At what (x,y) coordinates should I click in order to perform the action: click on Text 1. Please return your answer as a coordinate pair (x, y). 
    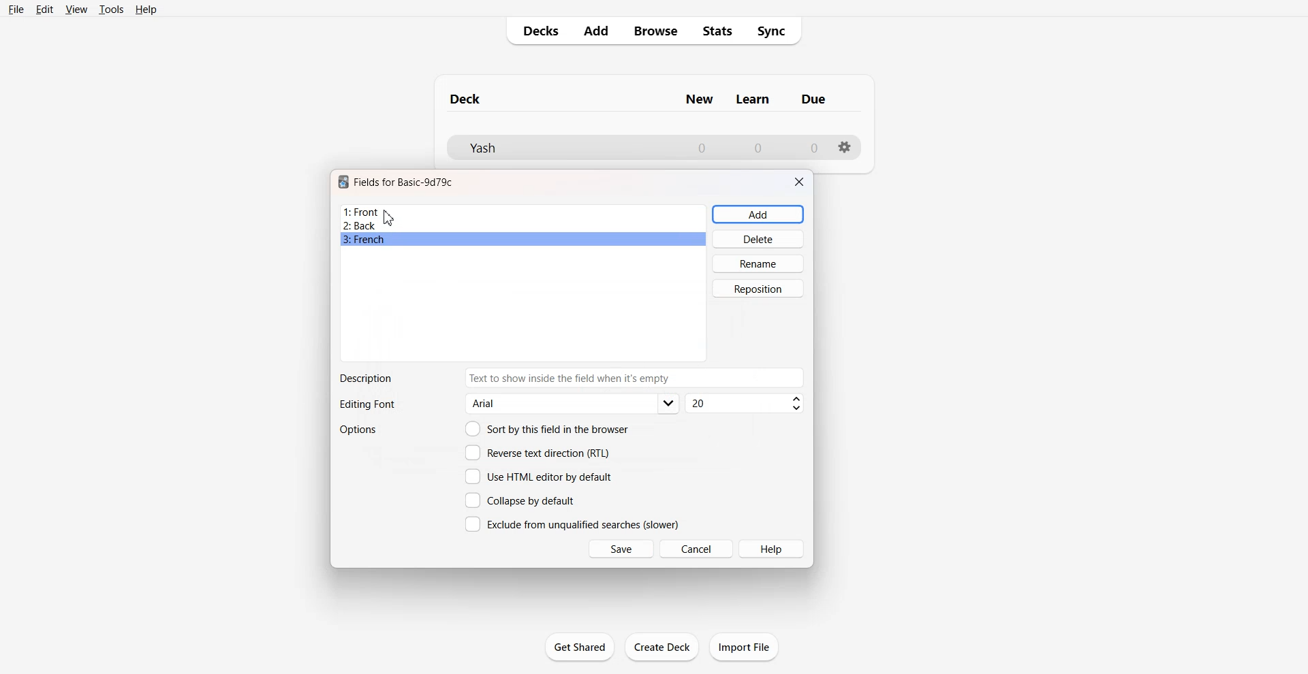
    Looking at the image, I should click on (466, 99).